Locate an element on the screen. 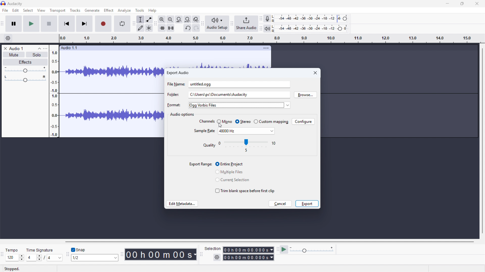 The image size is (485, 272). Selection settings  is located at coordinates (217, 257).